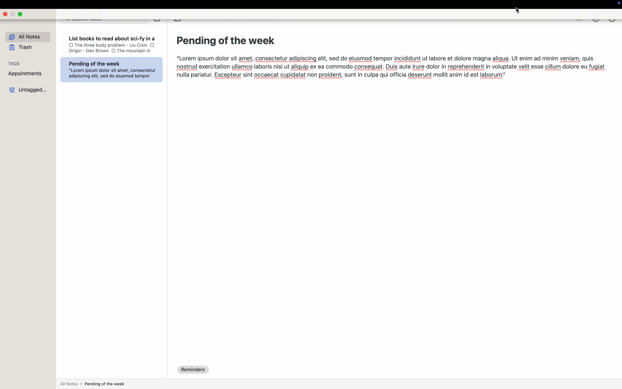 This screenshot has height=389, width=622. What do you see at coordinates (21, 13) in the screenshot?
I see `maximize Simplenote` at bounding box center [21, 13].